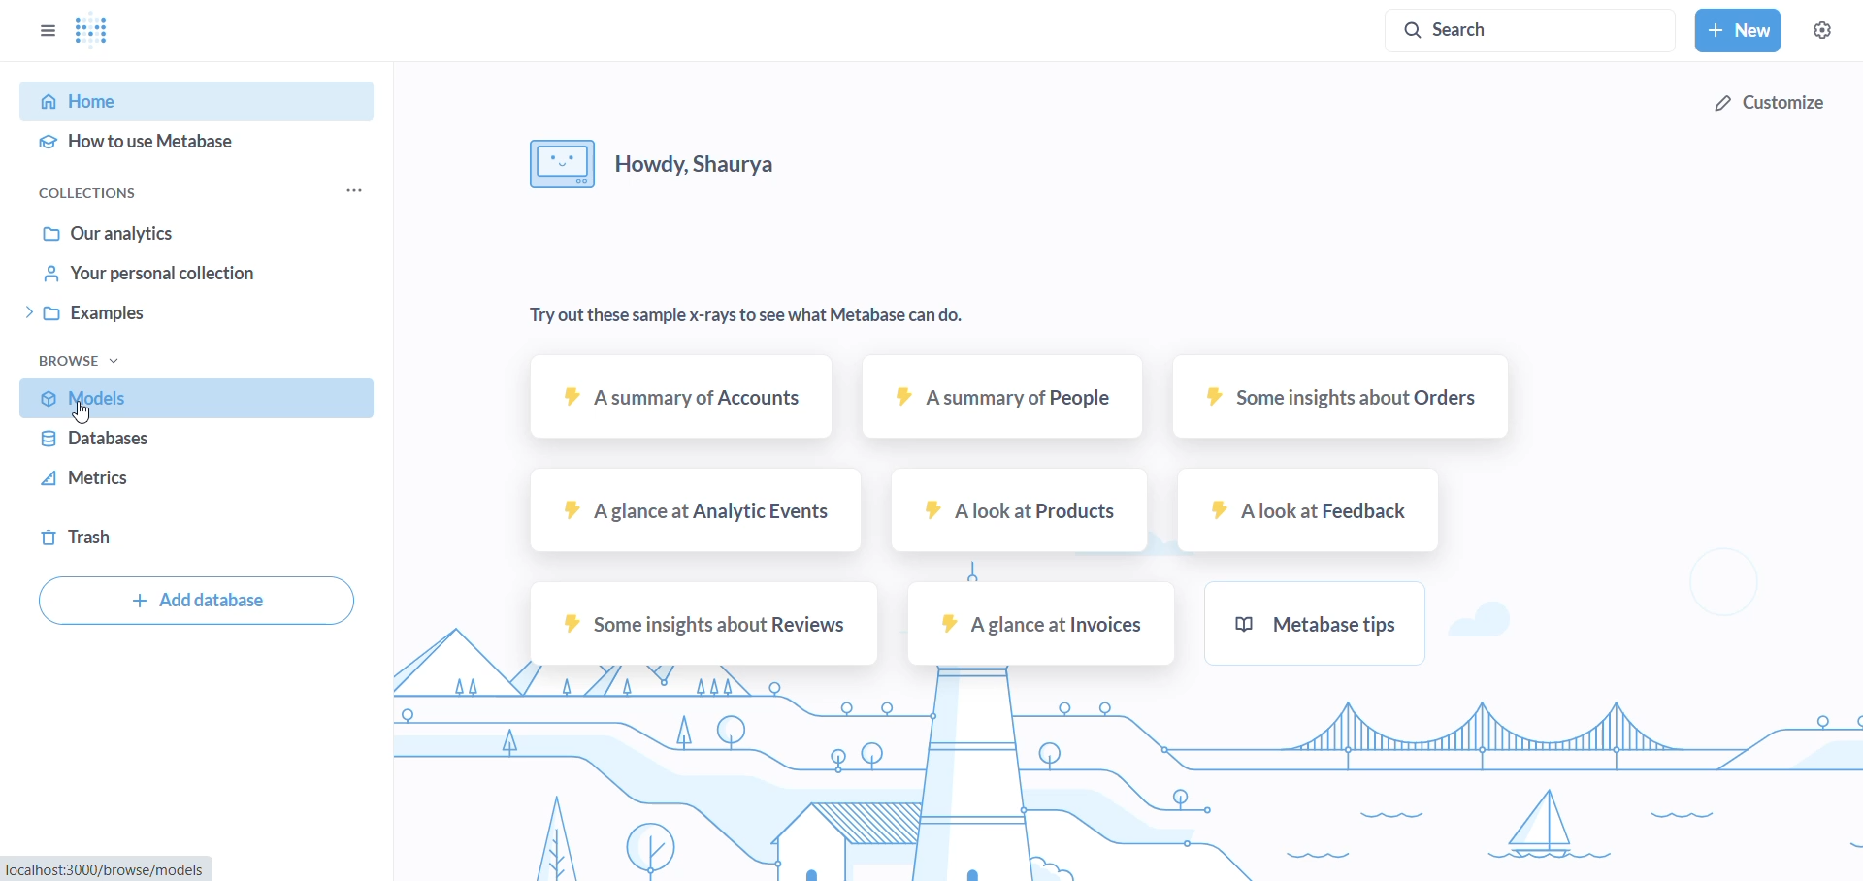 The height and width of the screenshot is (881, 1863). What do you see at coordinates (697, 516) in the screenshot?
I see `A glance at analytic event ` at bounding box center [697, 516].